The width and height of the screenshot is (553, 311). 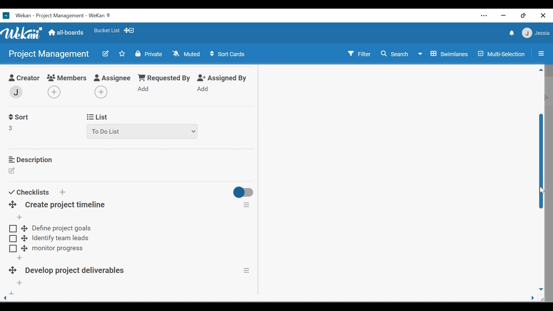 What do you see at coordinates (484, 16) in the screenshot?
I see `Settings and more` at bounding box center [484, 16].